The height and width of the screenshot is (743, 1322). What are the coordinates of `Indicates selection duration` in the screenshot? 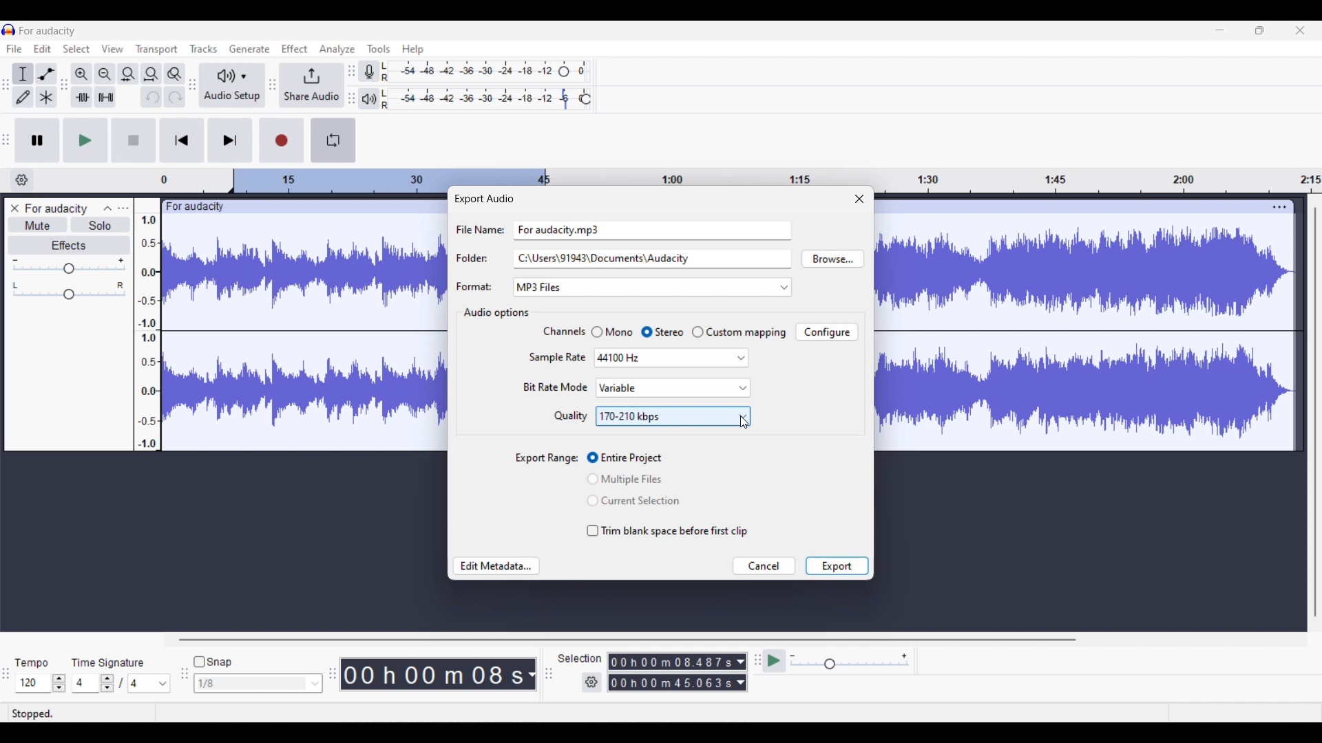 It's located at (580, 658).